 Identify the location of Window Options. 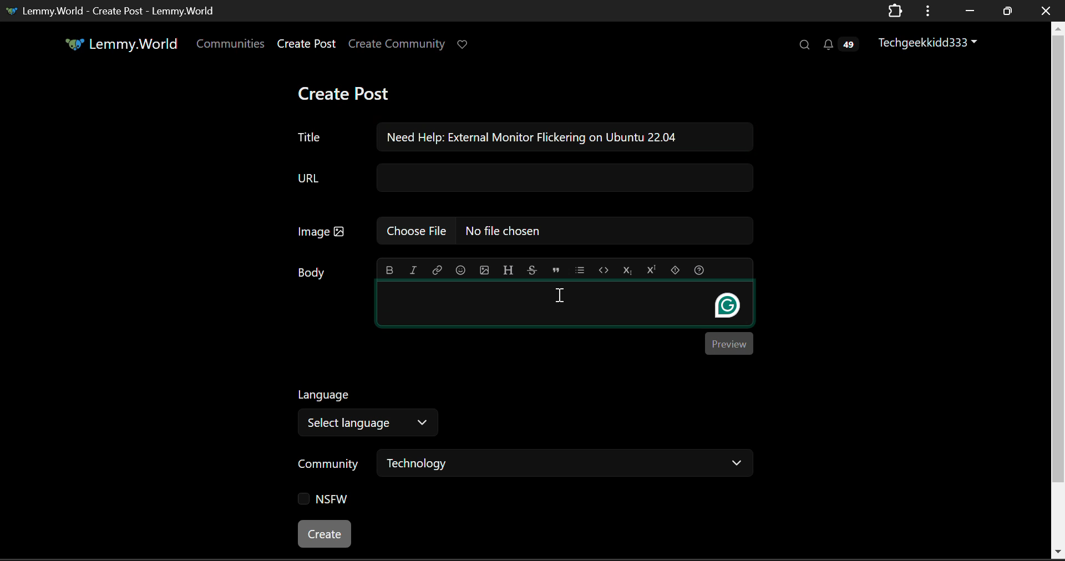
(929, 11).